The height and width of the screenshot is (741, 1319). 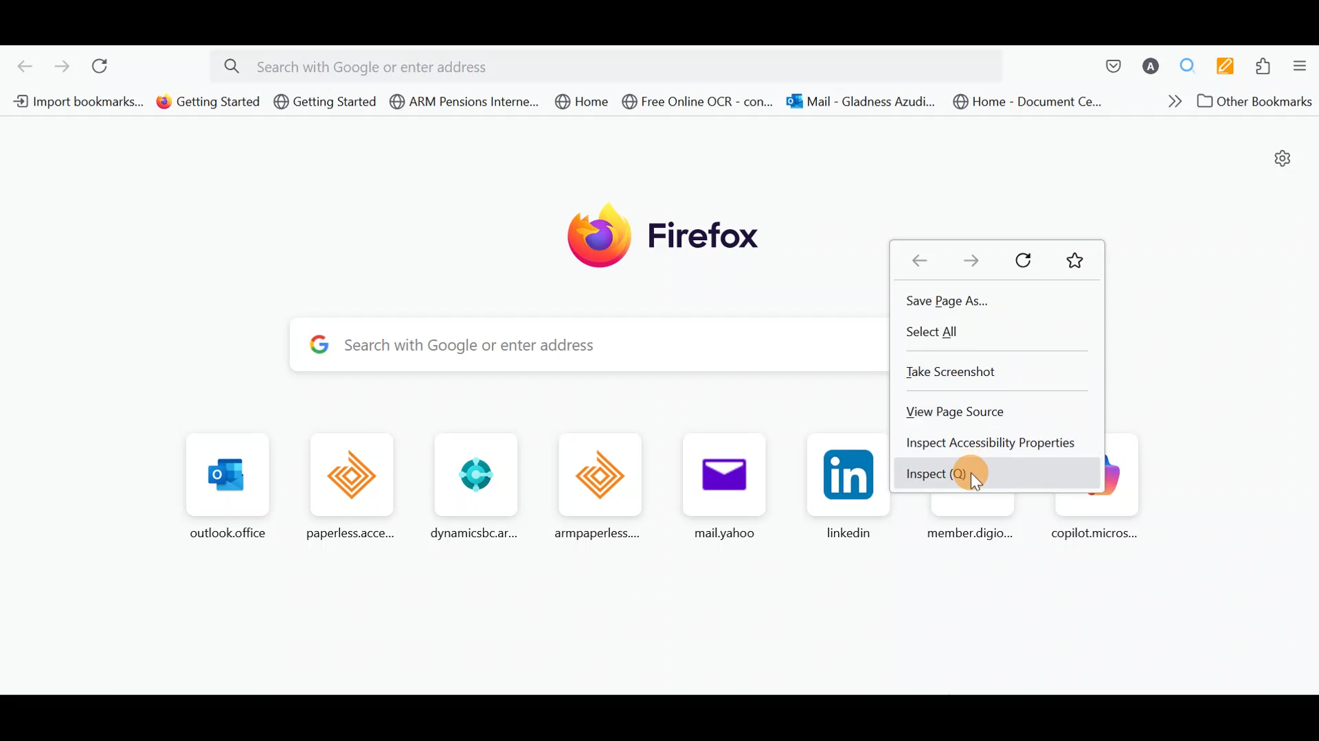 I want to click on Bookmark page, so click(x=1072, y=259).